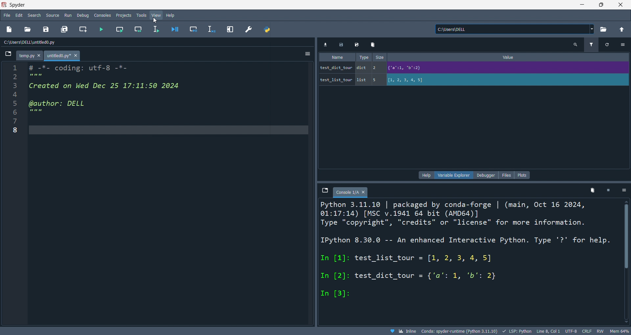 Image resolution: width=631 pixels, height=335 pixels. What do you see at coordinates (38, 43) in the screenshot?
I see `C:\Users\DELL\untitled0.py` at bounding box center [38, 43].